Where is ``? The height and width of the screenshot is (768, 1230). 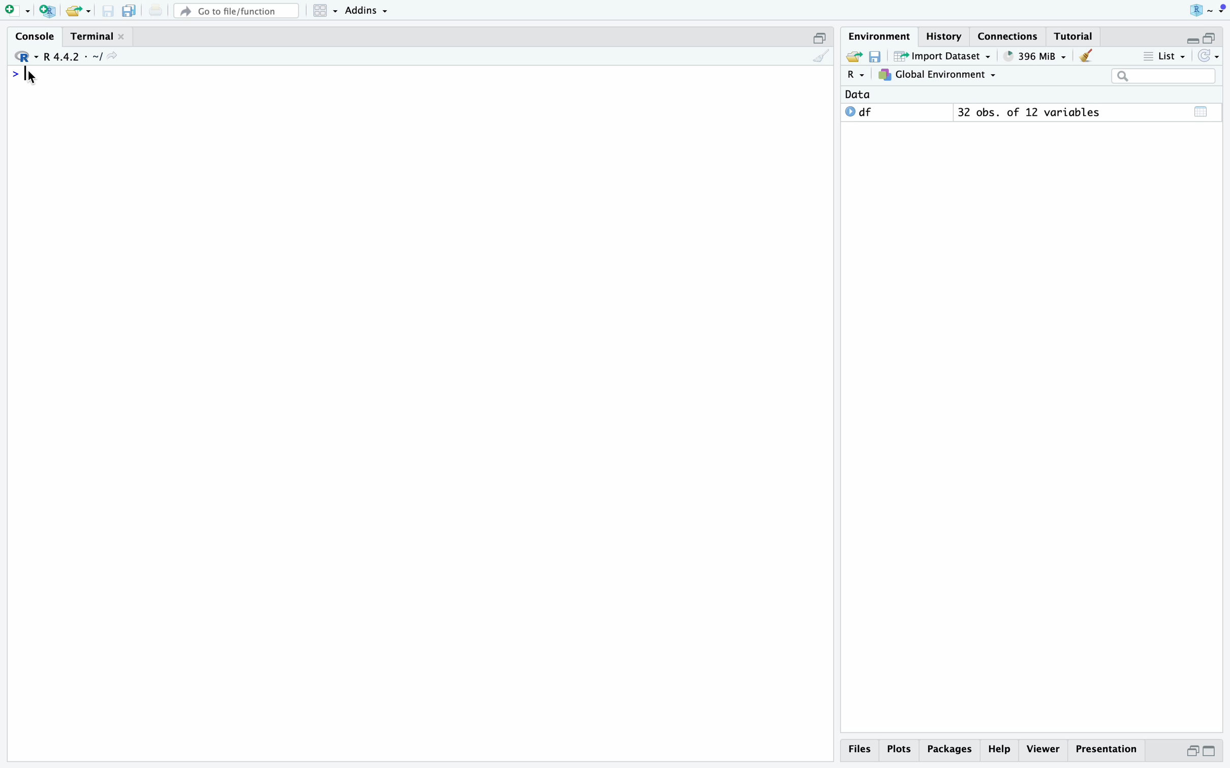  is located at coordinates (950, 750).